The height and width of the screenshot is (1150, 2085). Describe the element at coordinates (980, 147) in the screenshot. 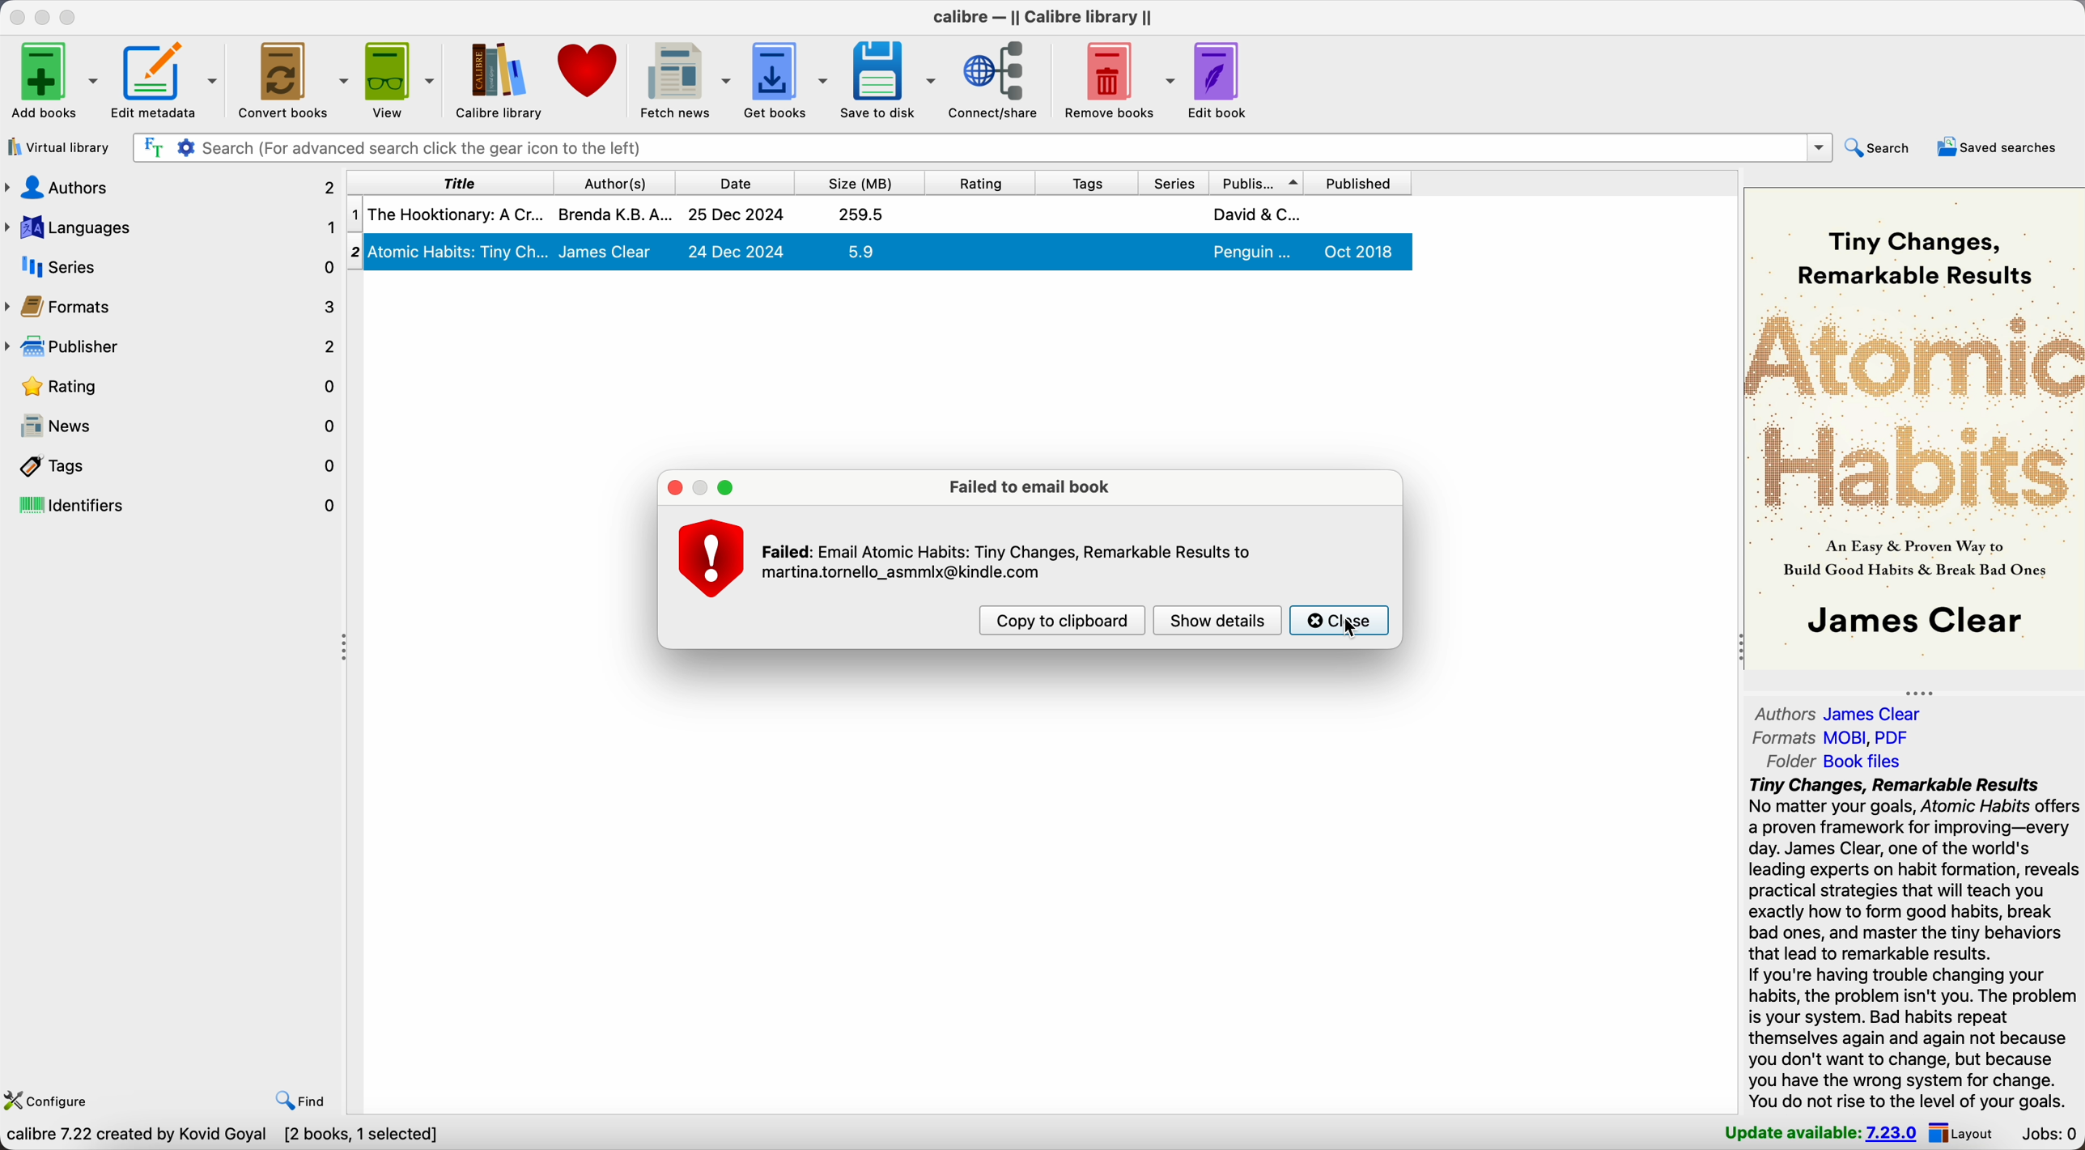

I see `search bar` at that location.